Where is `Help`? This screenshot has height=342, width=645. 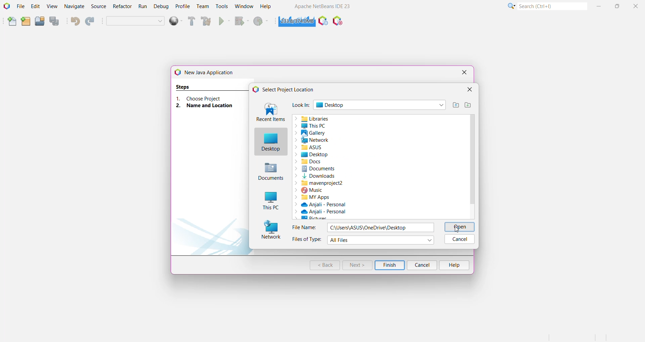
Help is located at coordinates (455, 265).